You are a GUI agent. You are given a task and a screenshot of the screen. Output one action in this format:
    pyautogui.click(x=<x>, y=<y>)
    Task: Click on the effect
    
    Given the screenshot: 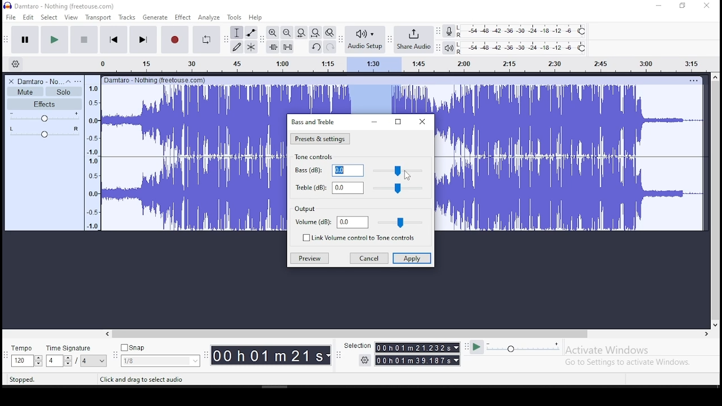 What is the action you would take?
    pyautogui.click(x=182, y=18)
    